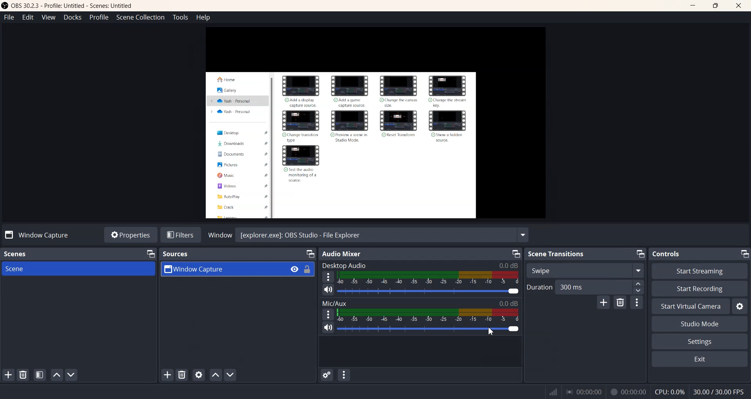 This screenshot has height=399, width=751. Describe the element at coordinates (218, 235) in the screenshot. I see `Window` at that location.